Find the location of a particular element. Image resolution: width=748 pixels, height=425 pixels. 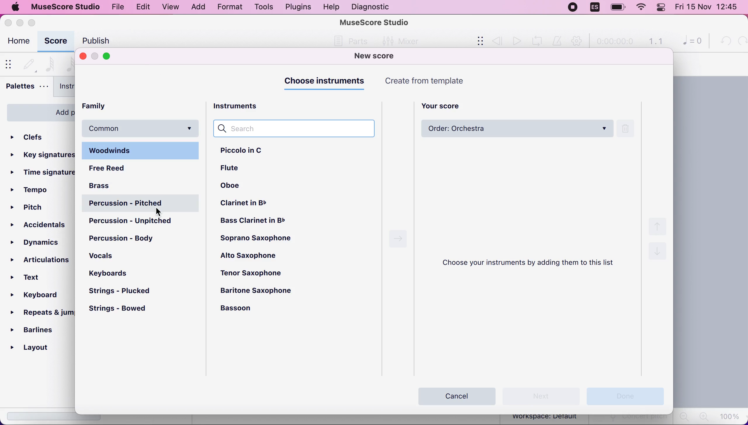

strings - plucked is located at coordinates (124, 291).